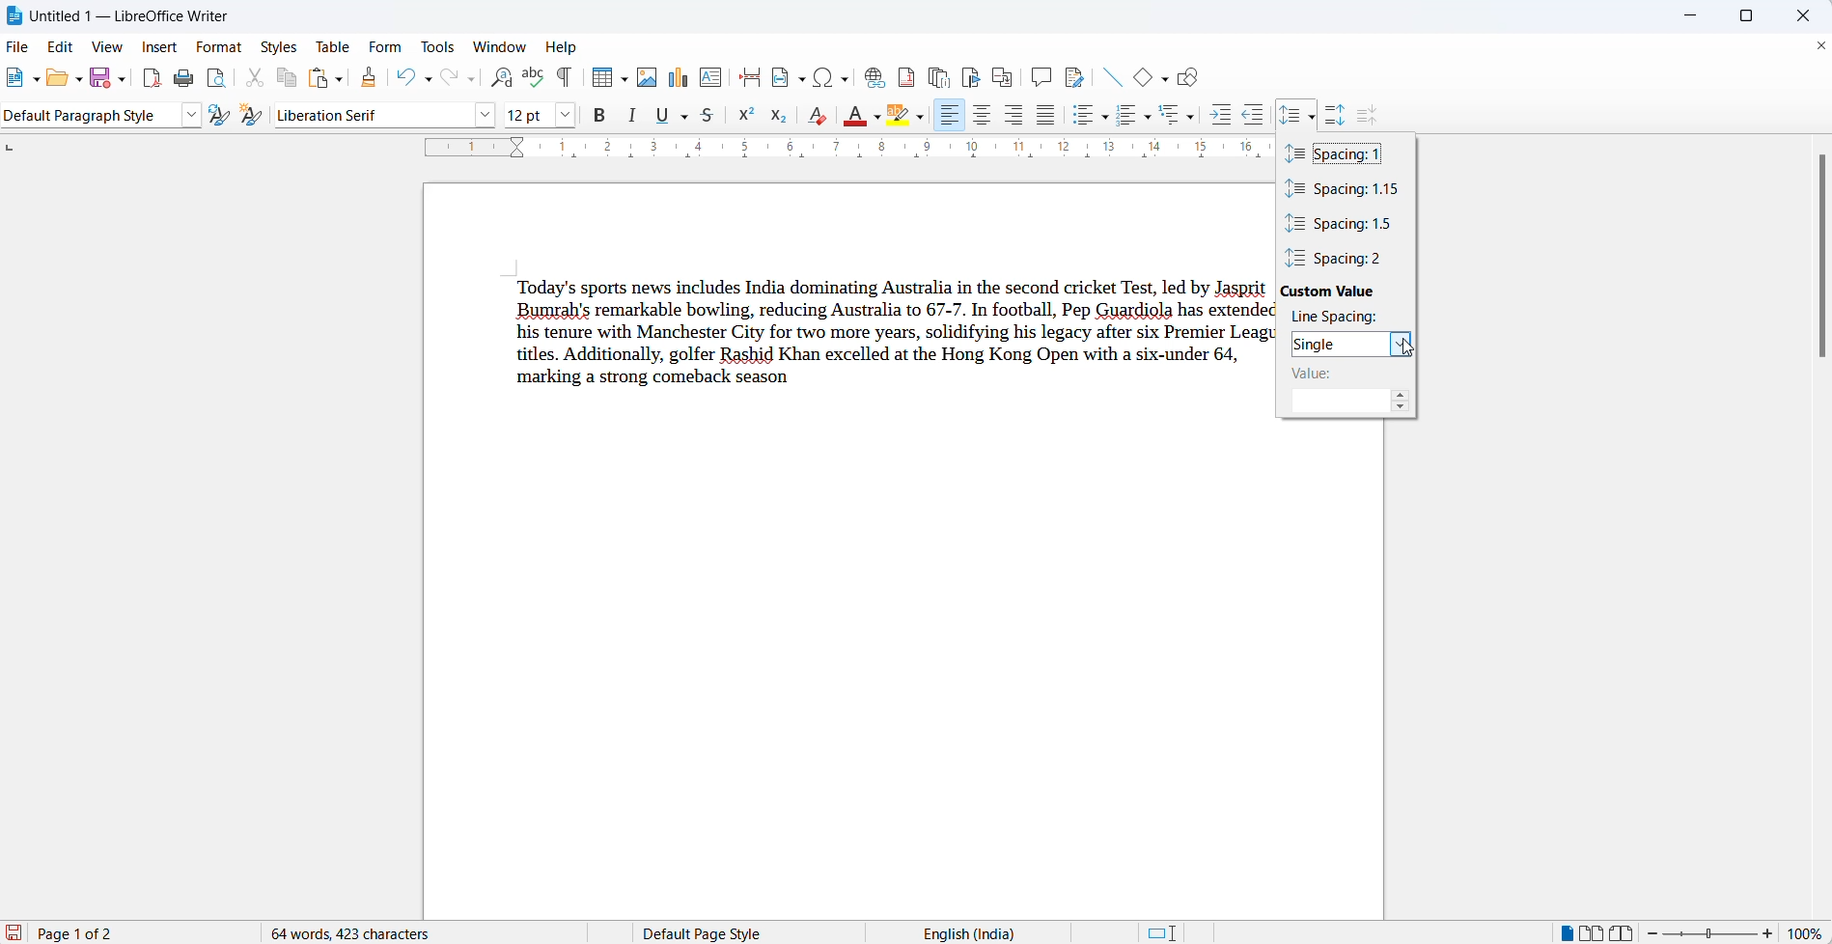 The image size is (1832, 944). Describe the element at coordinates (1686, 18) in the screenshot. I see `minimize` at that location.